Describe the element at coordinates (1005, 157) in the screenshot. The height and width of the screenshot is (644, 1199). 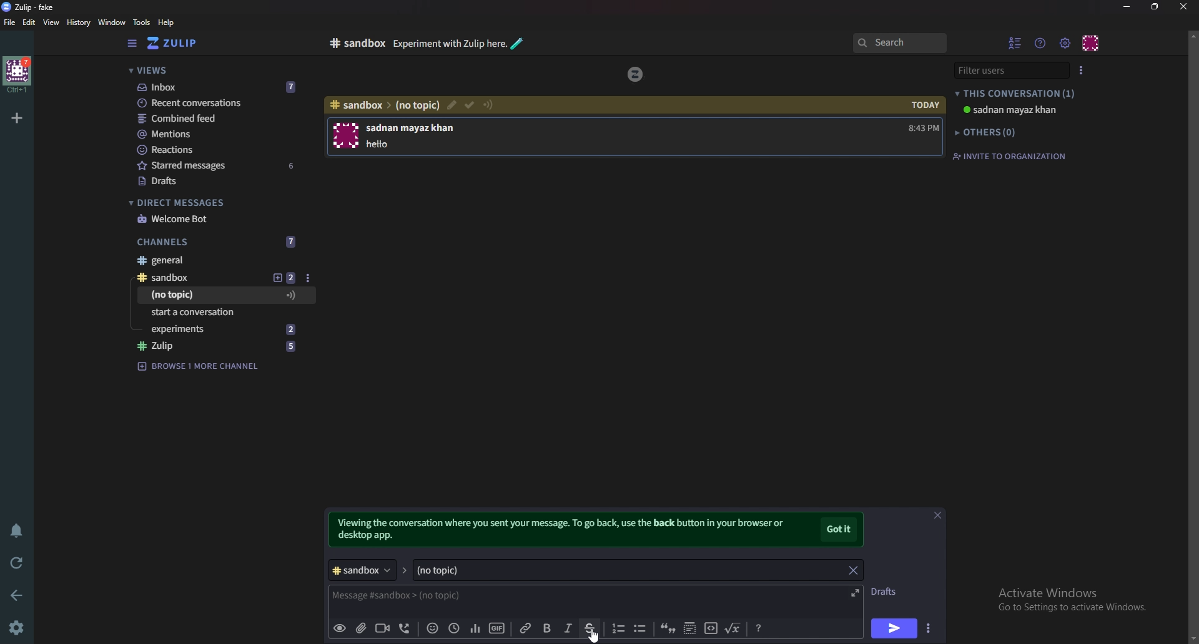
I see `invite to organization` at that location.